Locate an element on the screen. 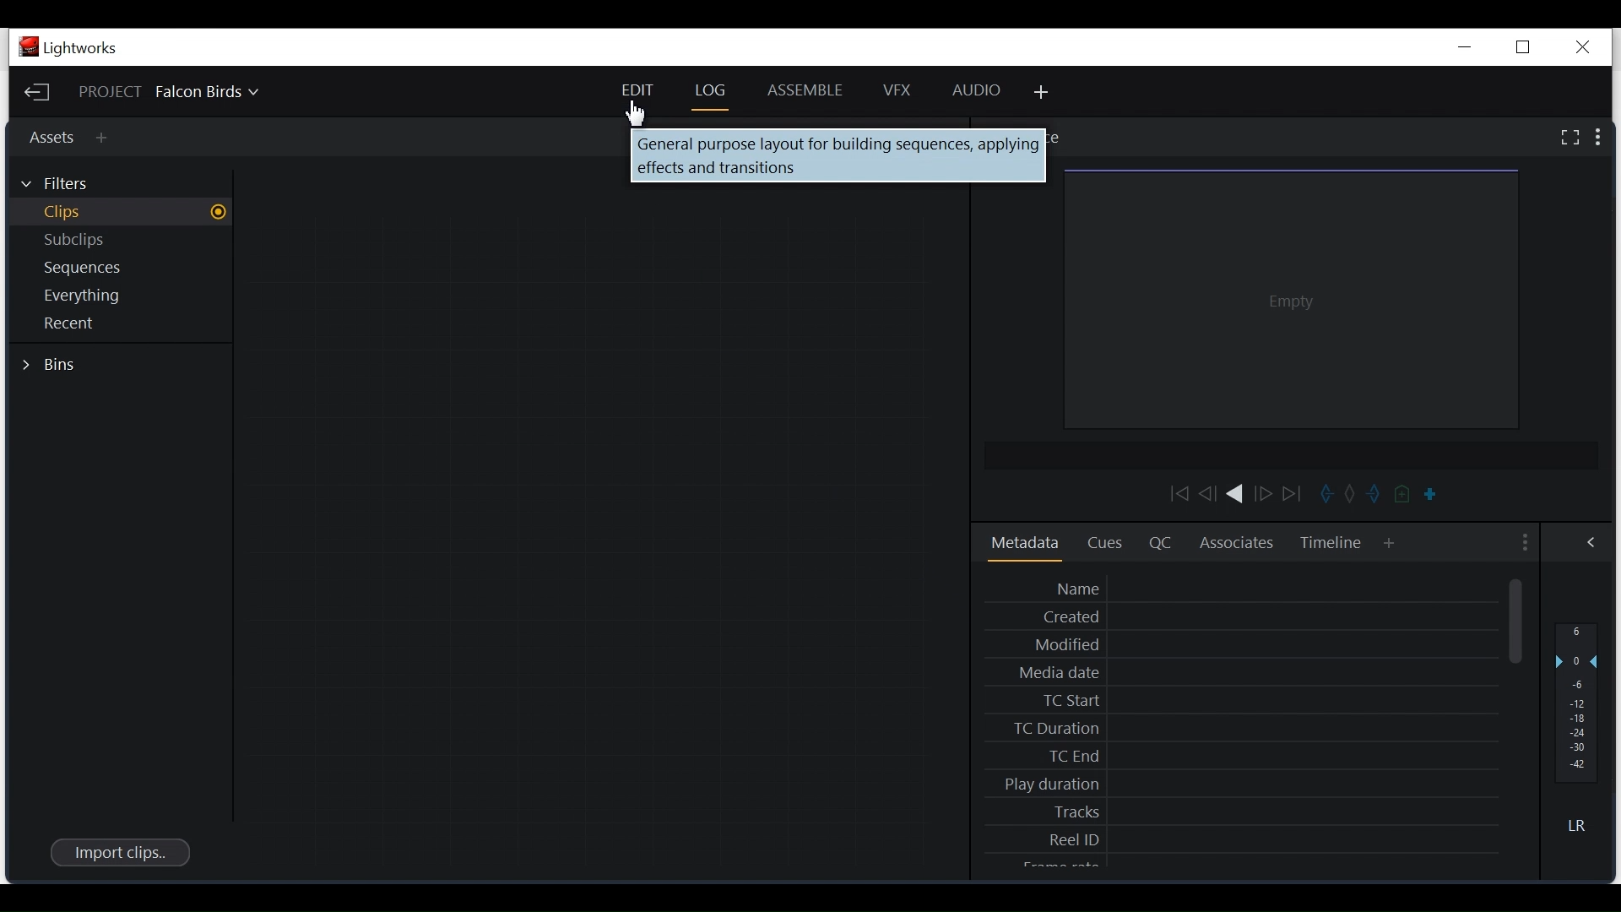  Audio output level (dB) is located at coordinates (1575, 702).